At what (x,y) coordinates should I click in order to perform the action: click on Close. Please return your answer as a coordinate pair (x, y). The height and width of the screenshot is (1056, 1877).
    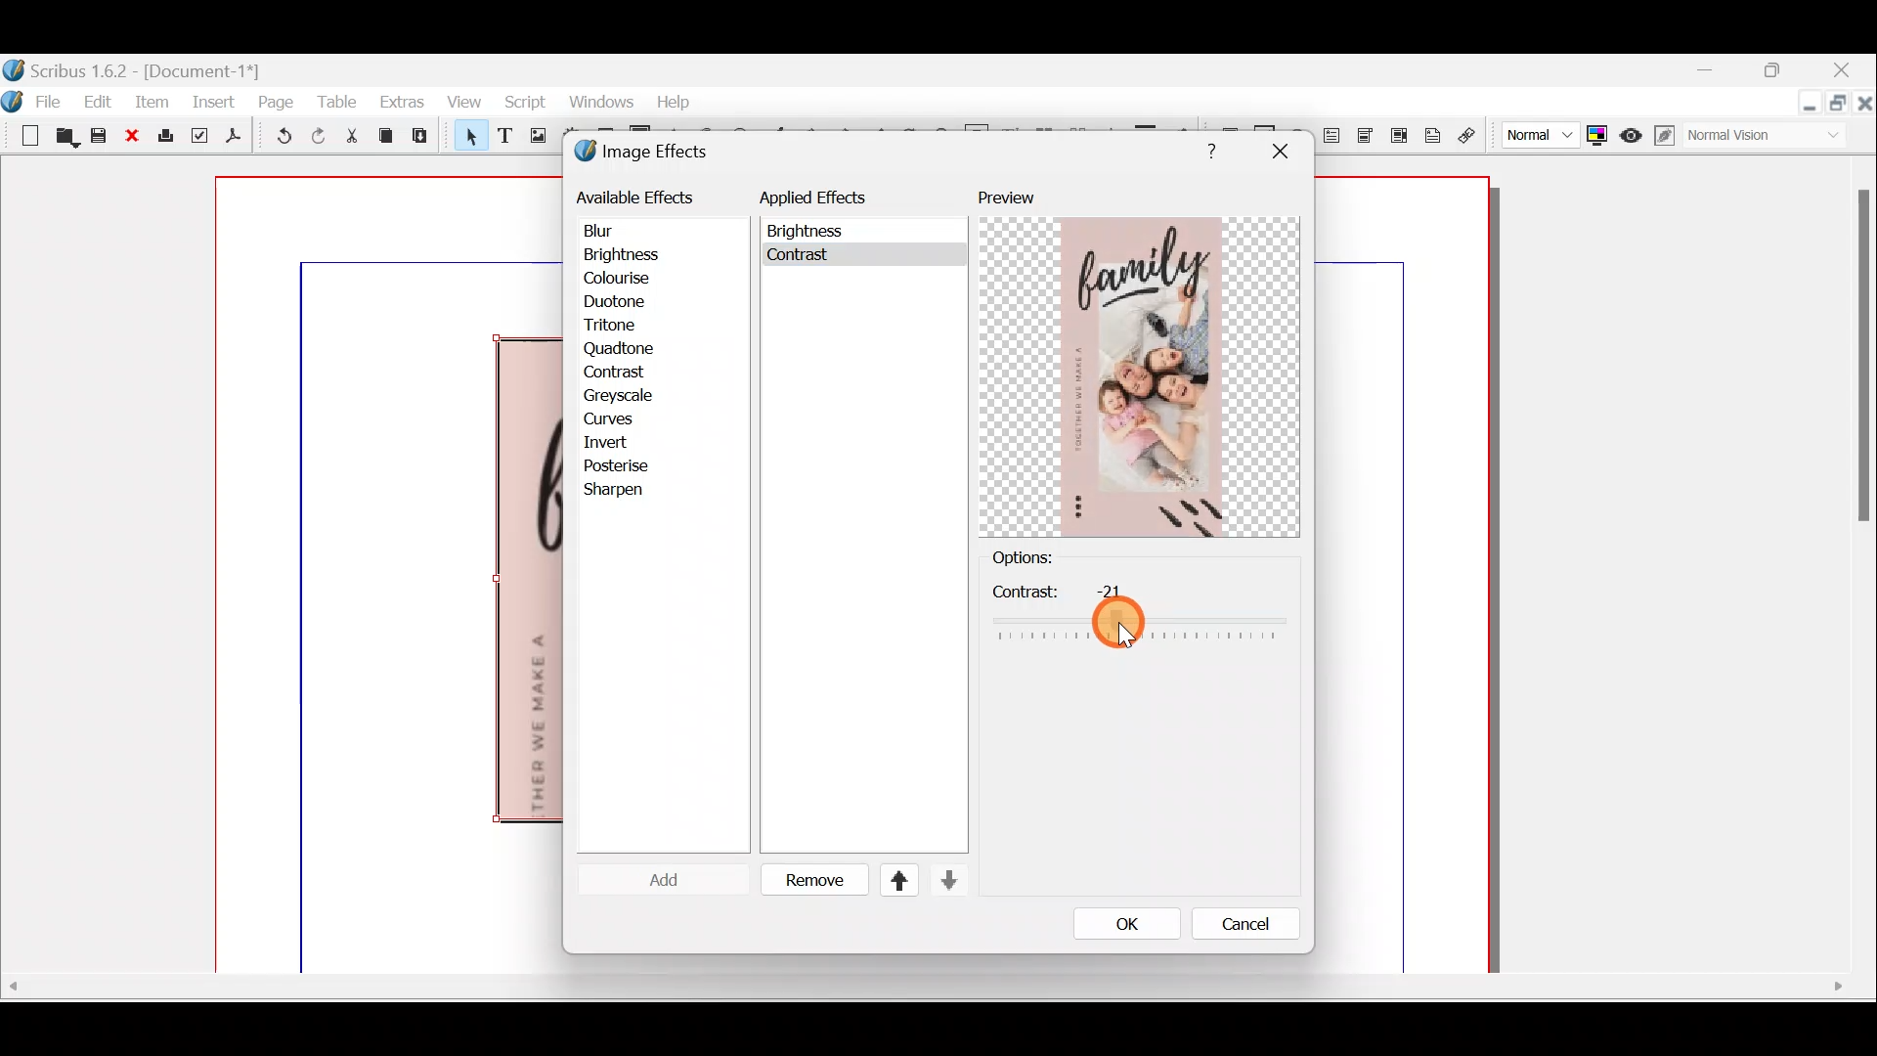
    Looking at the image, I should click on (1844, 72).